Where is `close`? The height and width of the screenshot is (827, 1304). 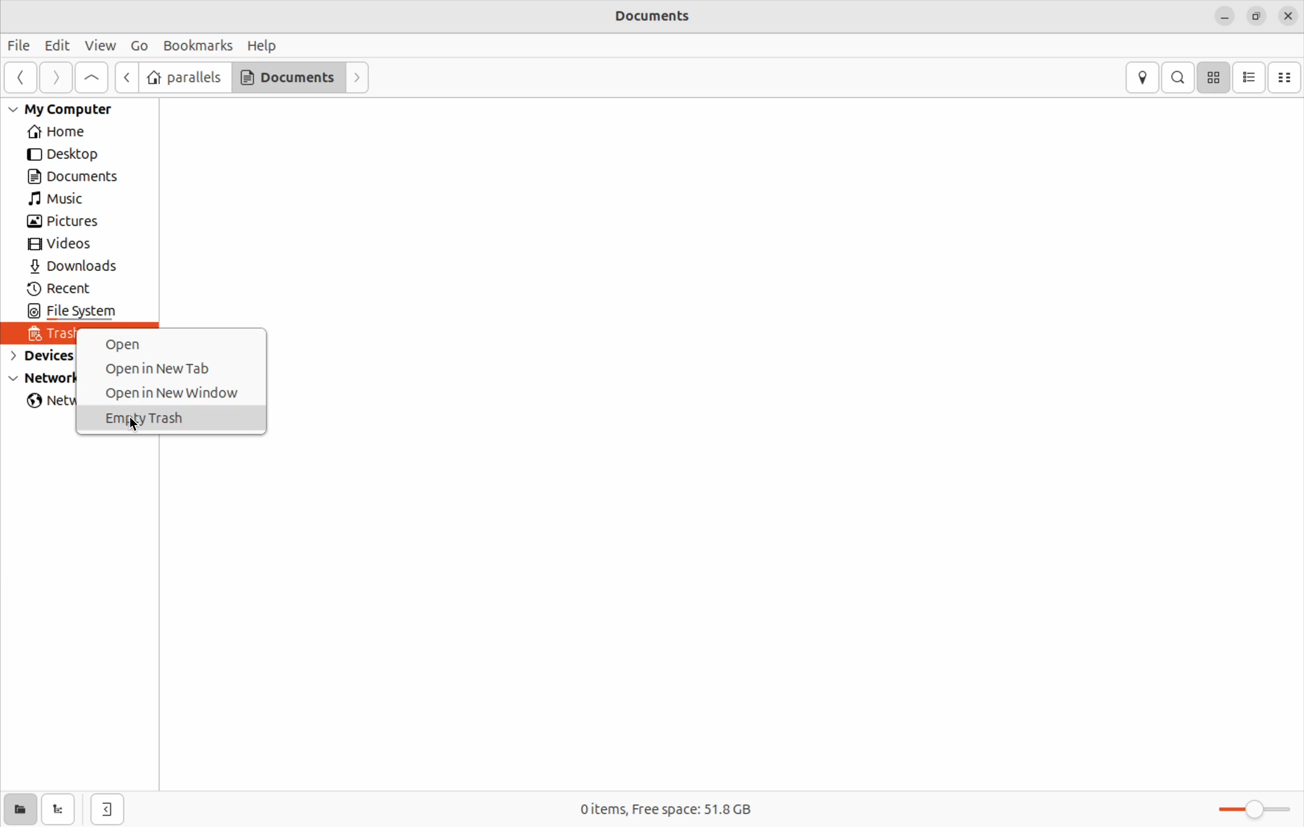
close is located at coordinates (1287, 17).